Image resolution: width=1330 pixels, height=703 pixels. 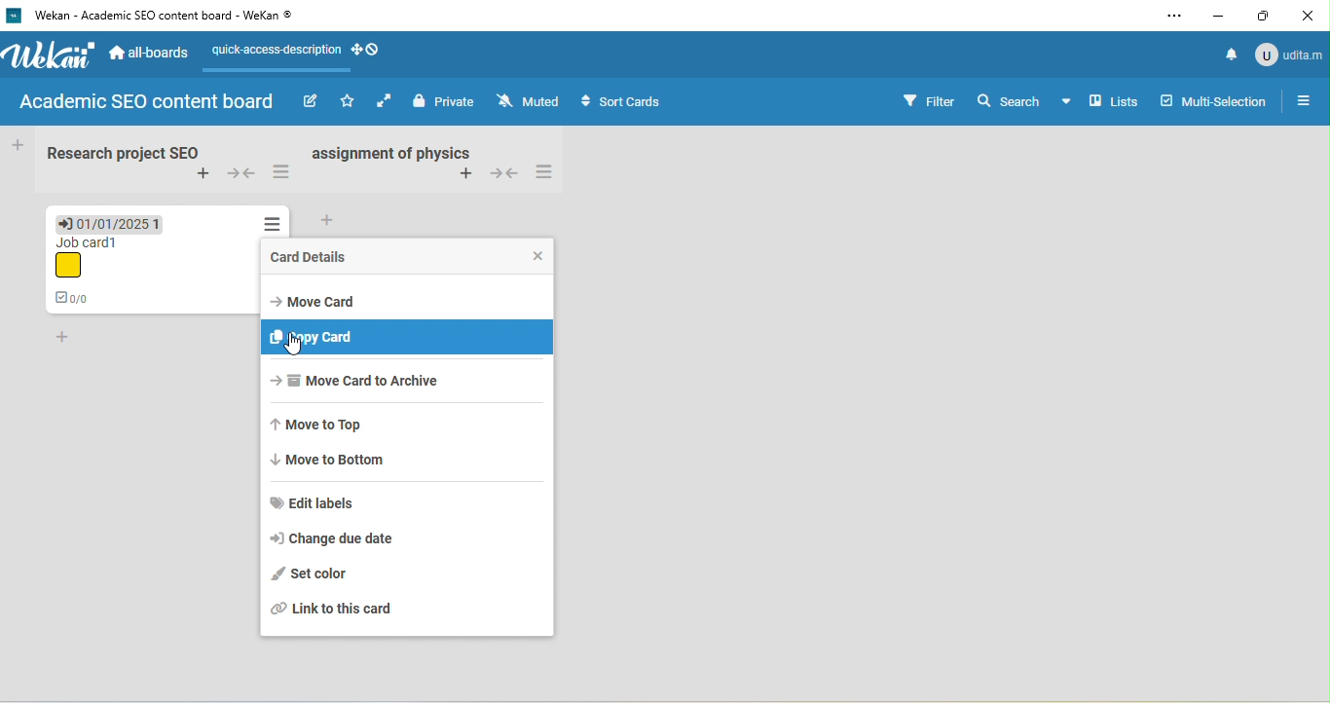 I want to click on move card to archive, so click(x=371, y=386).